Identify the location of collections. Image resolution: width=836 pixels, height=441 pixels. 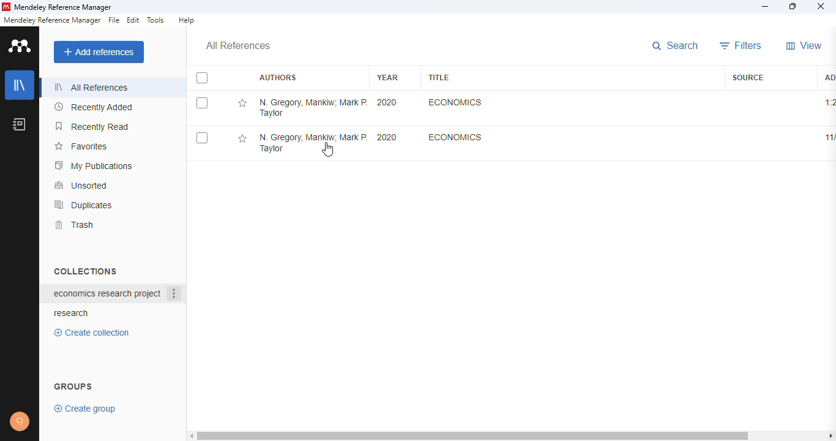
(85, 271).